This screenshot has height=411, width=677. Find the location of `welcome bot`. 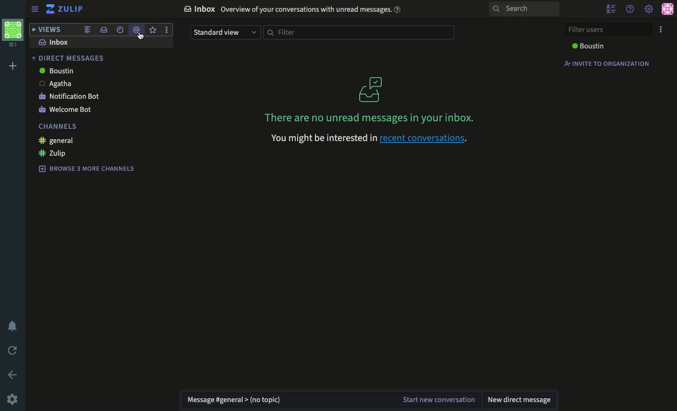

welcome bot is located at coordinates (65, 109).